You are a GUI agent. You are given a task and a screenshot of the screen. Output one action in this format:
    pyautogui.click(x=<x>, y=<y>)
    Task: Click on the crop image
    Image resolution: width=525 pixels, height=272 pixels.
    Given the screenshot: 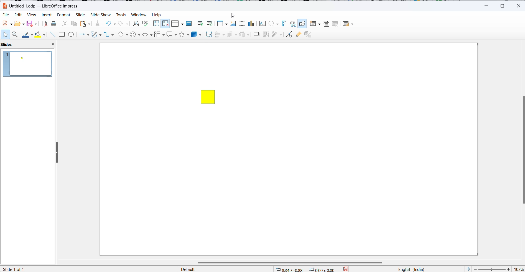 What is the action you would take?
    pyautogui.click(x=266, y=34)
    